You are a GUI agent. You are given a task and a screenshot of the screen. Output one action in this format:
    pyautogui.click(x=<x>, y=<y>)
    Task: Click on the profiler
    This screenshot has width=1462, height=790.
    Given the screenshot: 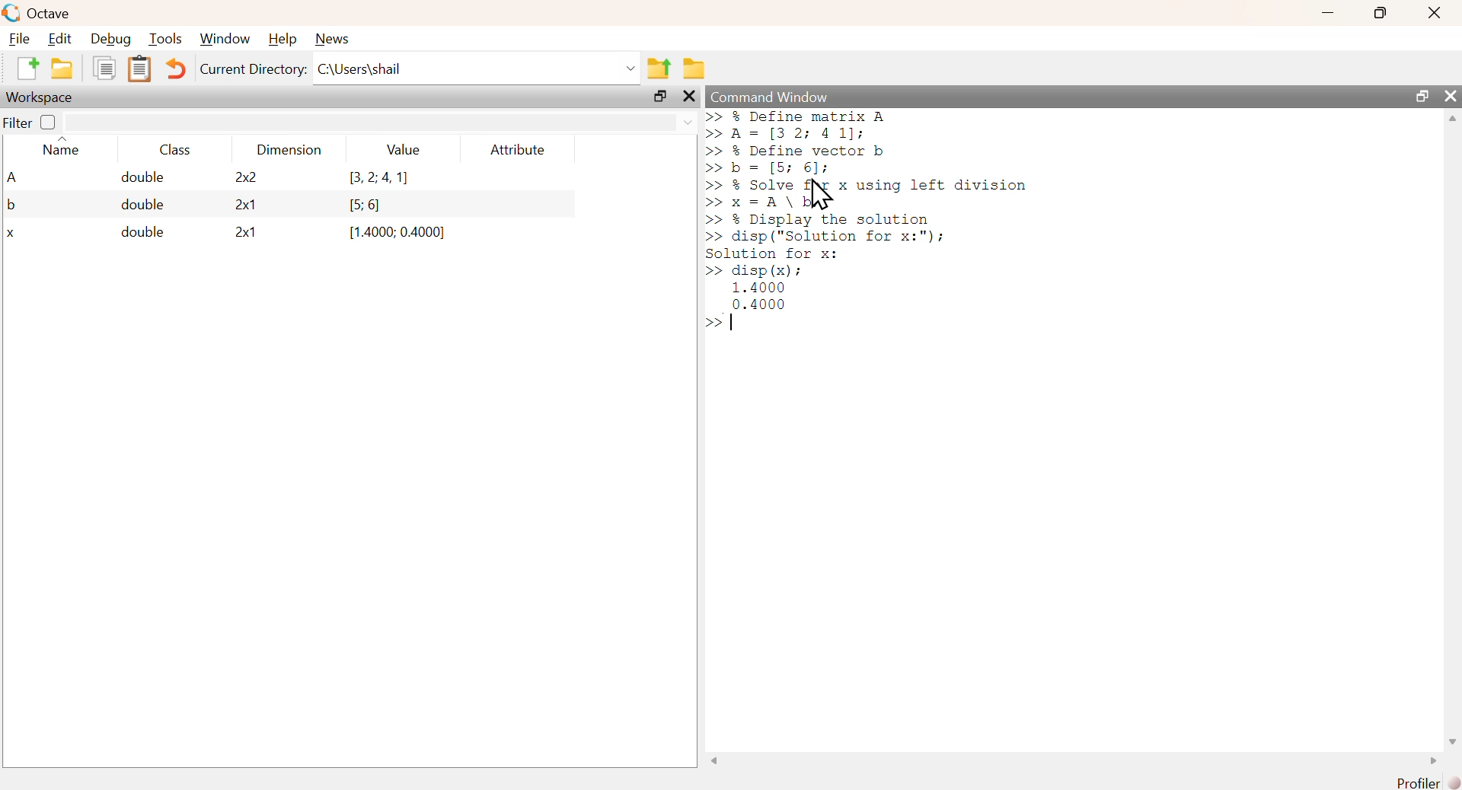 What is the action you would take?
    pyautogui.click(x=1424, y=782)
    